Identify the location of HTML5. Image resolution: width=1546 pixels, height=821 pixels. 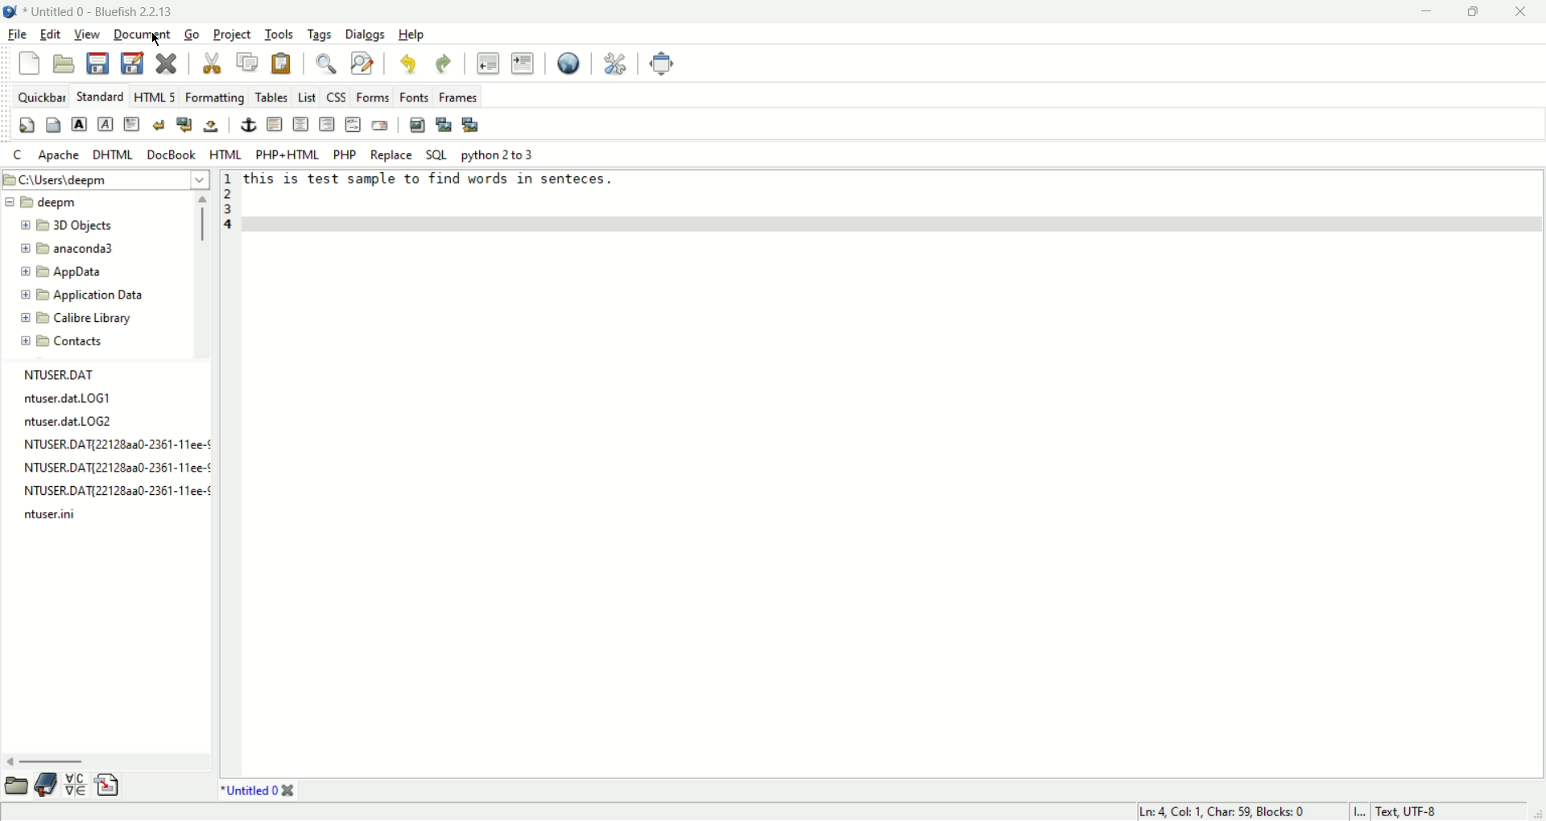
(152, 95).